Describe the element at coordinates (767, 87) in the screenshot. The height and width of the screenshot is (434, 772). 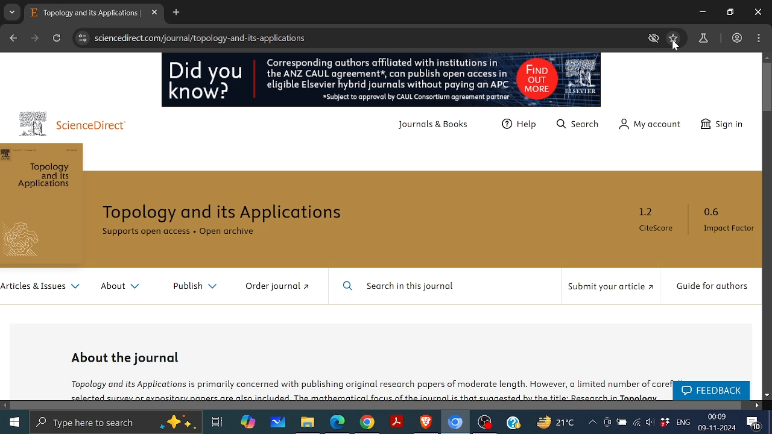
I see `Vertical scroll Bar` at that location.